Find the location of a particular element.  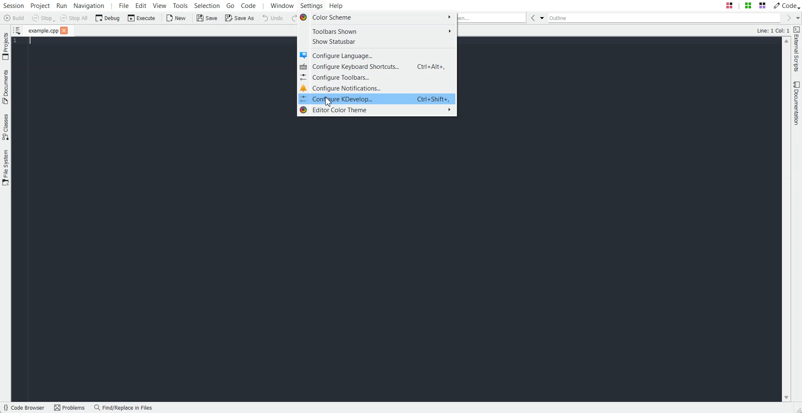

External Scripts is located at coordinates (797, 49).